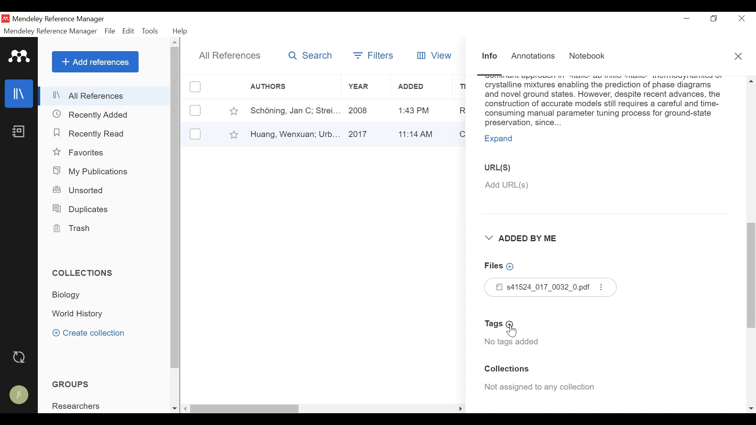 The image size is (756, 425). Describe the element at coordinates (176, 208) in the screenshot. I see `Vertical Scroll bar` at that location.